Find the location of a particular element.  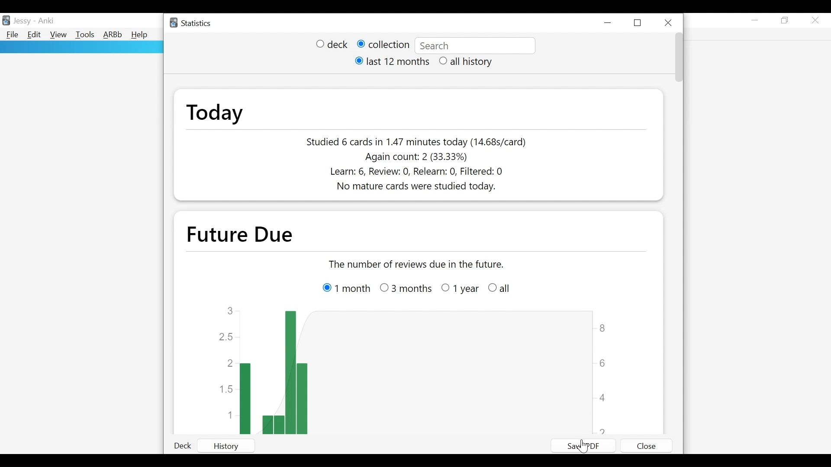

1 month is located at coordinates (343, 285).